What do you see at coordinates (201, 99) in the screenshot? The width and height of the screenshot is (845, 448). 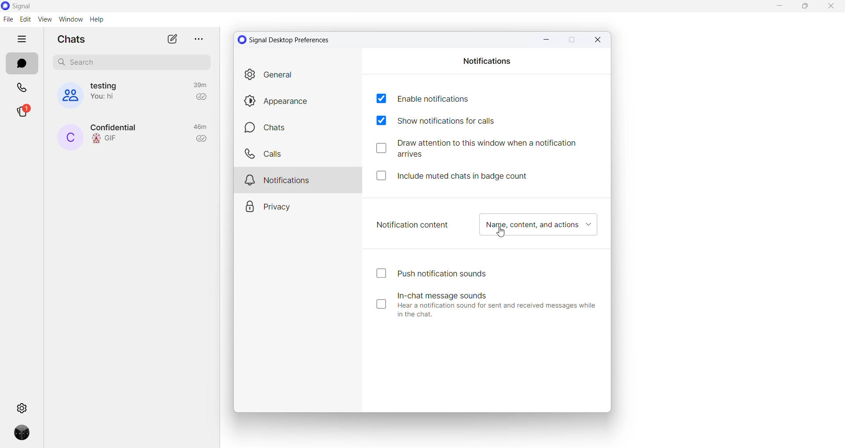 I see `read recipient` at bounding box center [201, 99].